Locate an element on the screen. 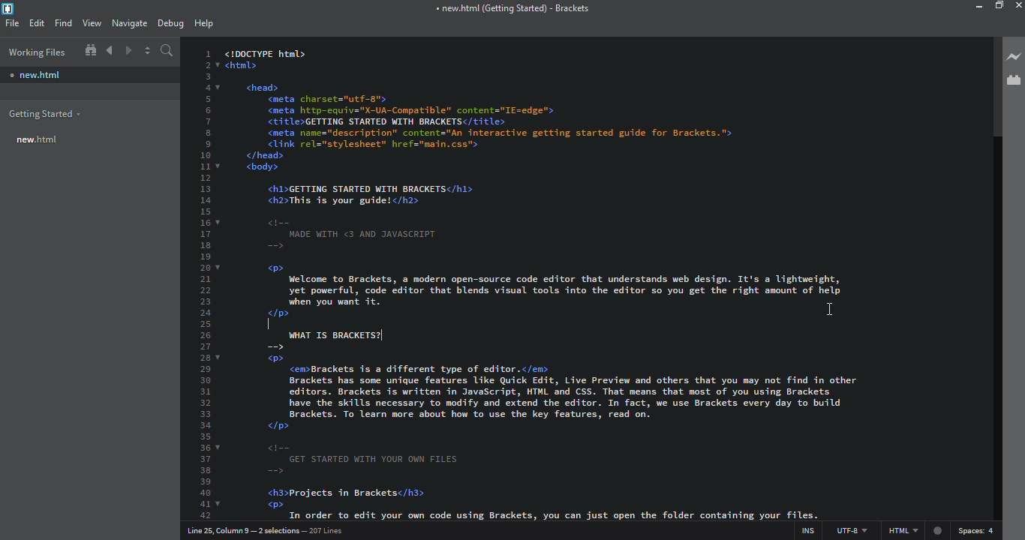  getting started is located at coordinates (46, 114).